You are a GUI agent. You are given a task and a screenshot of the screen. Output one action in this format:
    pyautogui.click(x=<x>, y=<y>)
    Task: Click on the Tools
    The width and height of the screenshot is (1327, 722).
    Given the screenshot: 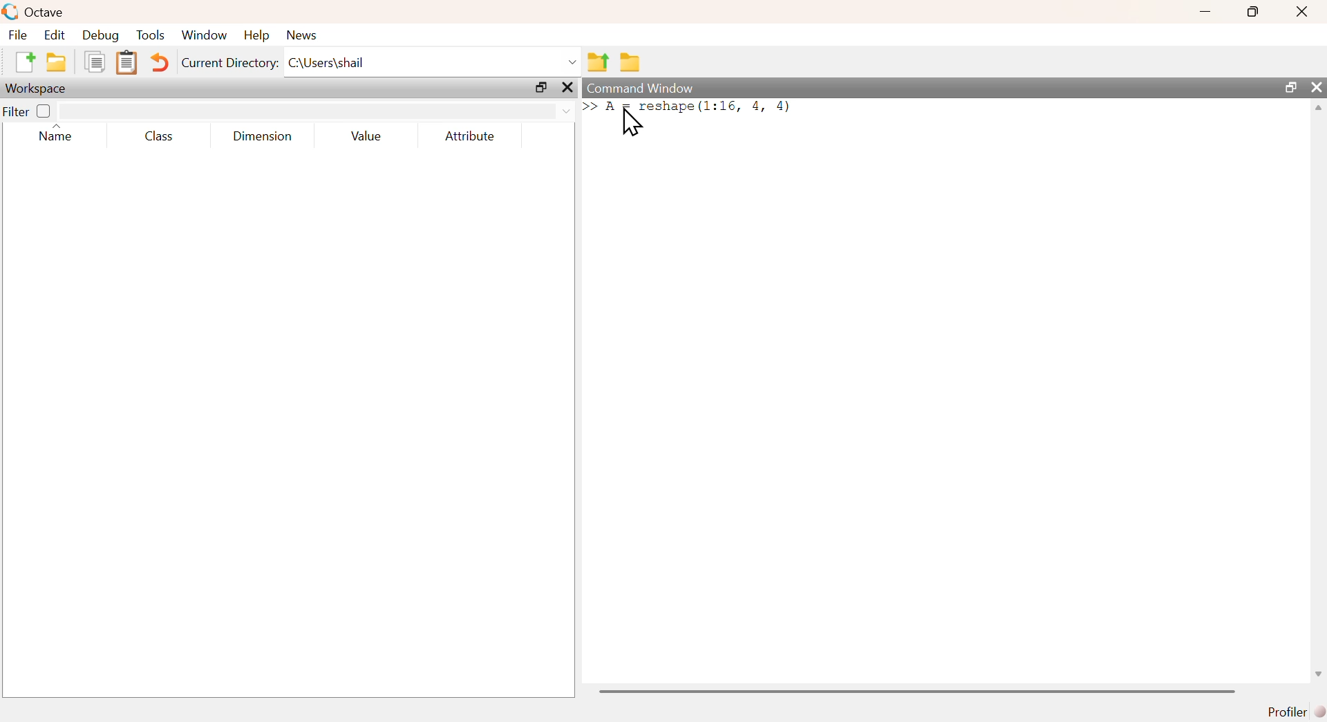 What is the action you would take?
    pyautogui.click(x=151, y=35)
    